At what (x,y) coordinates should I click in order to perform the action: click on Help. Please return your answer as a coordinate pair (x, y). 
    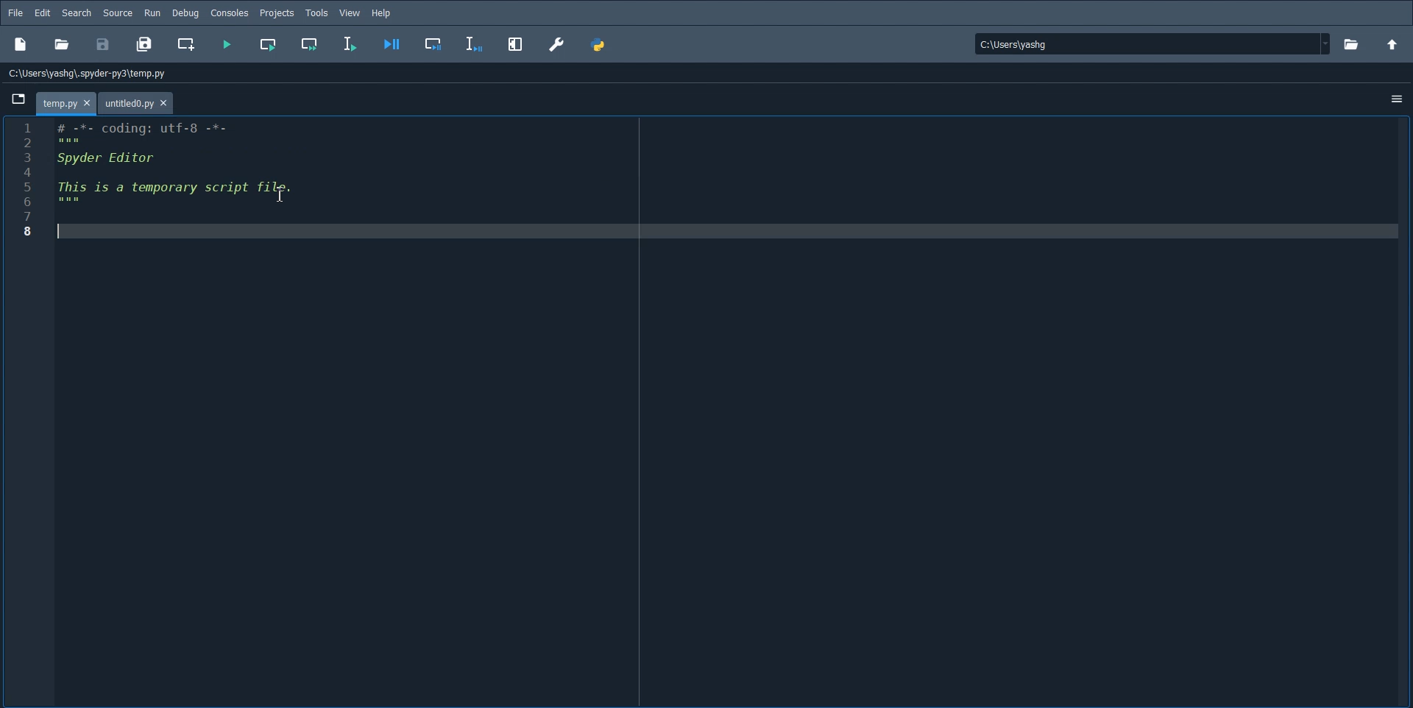
    Looking at the image, I should click on (382, 12).